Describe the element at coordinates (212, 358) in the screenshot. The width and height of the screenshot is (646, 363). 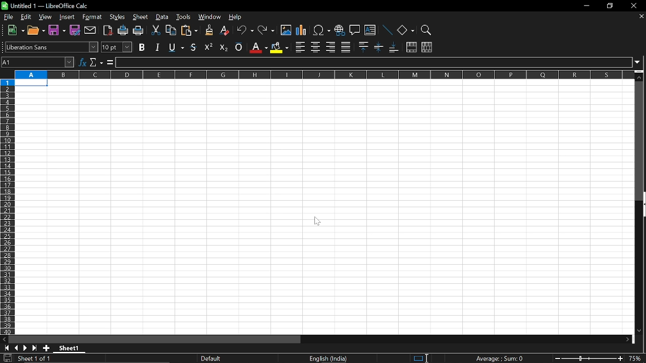
I see `sheet style` at that location.